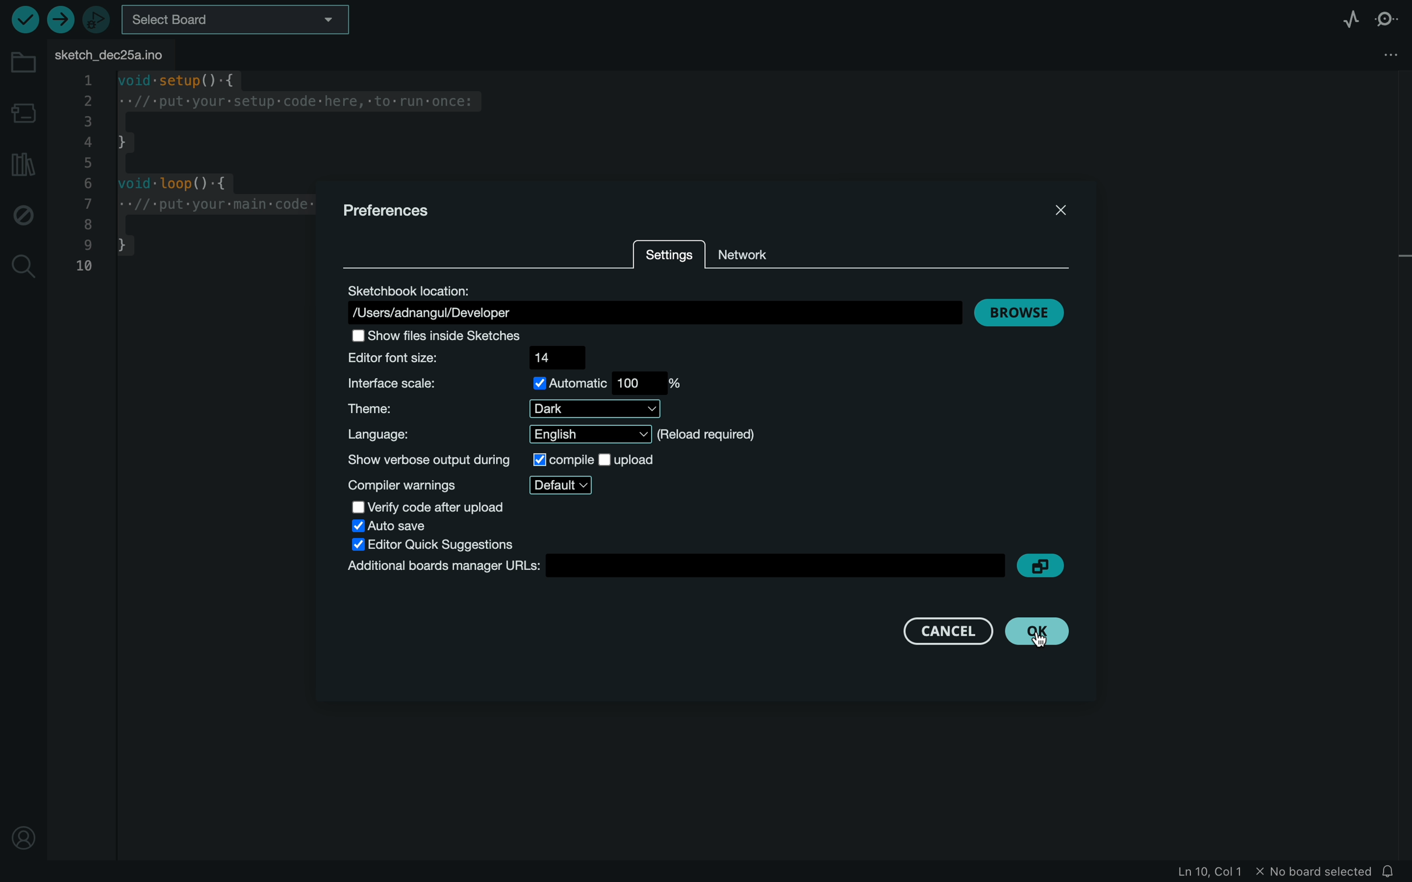 This screenshot has width=1412, height=882. I want to click on board  manager, so click(25, 113).